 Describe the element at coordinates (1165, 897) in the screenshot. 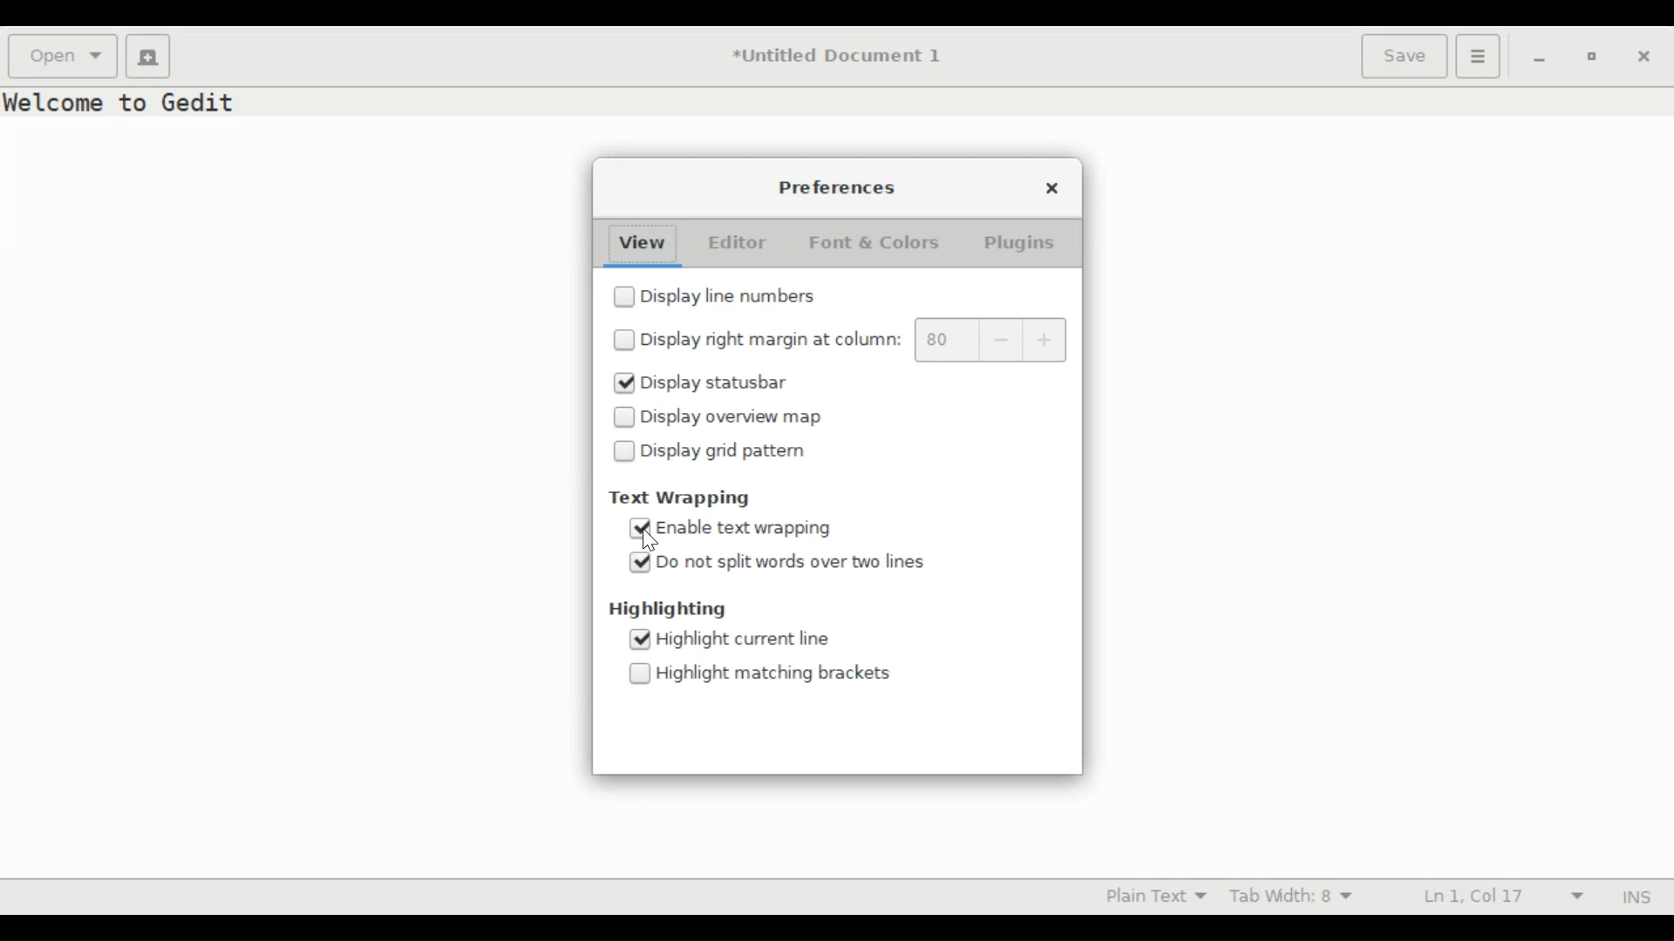

I see `Highlight Mode dropdown menu` at that location.